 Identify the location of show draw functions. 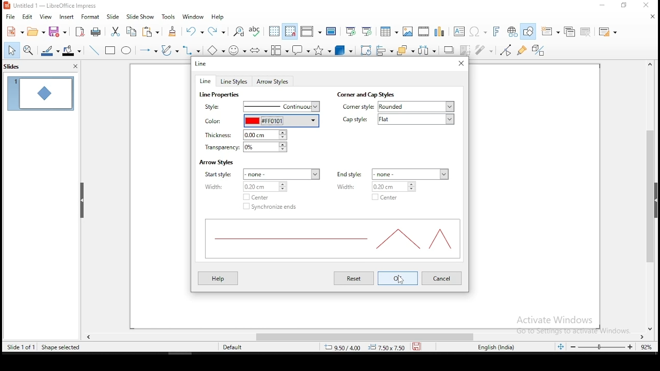
(529, 31).